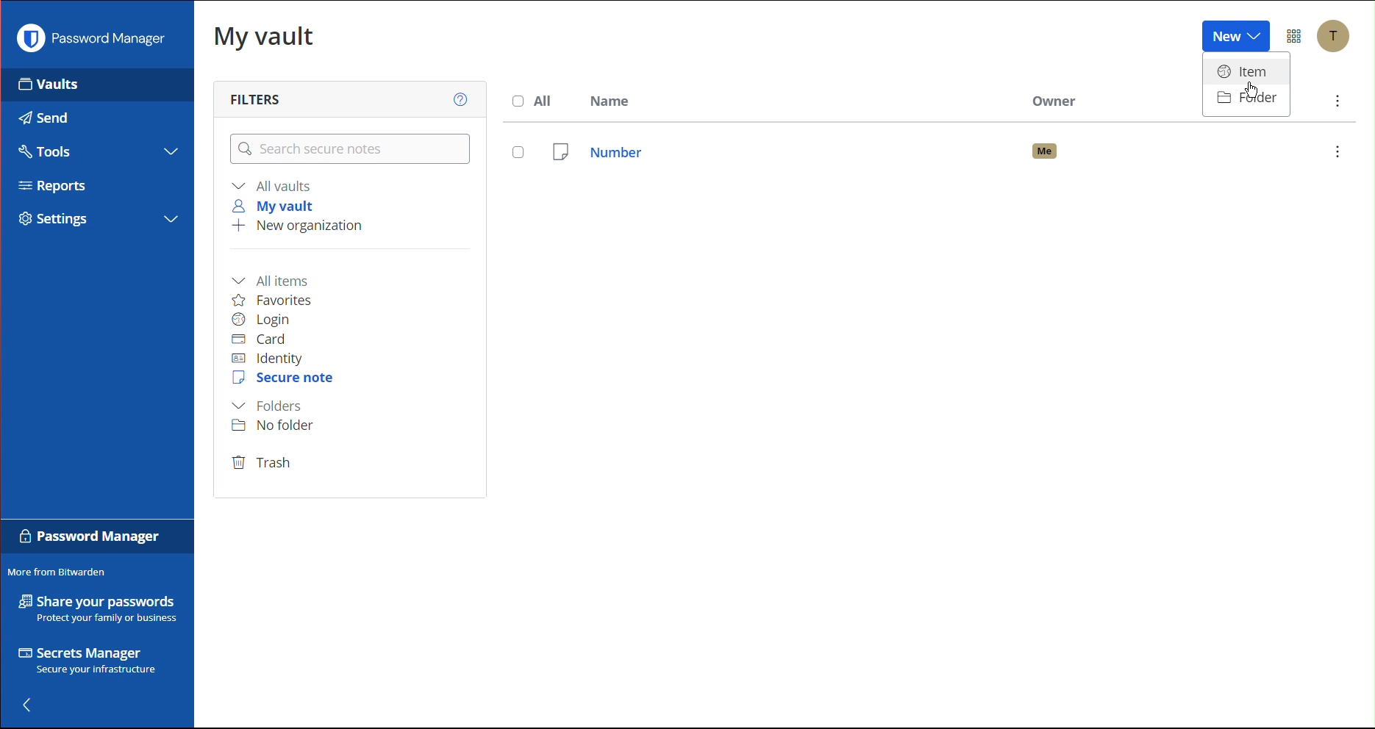 This screenshot has height=729, width=1375. I want to click on Vaults, so click(73, 85).